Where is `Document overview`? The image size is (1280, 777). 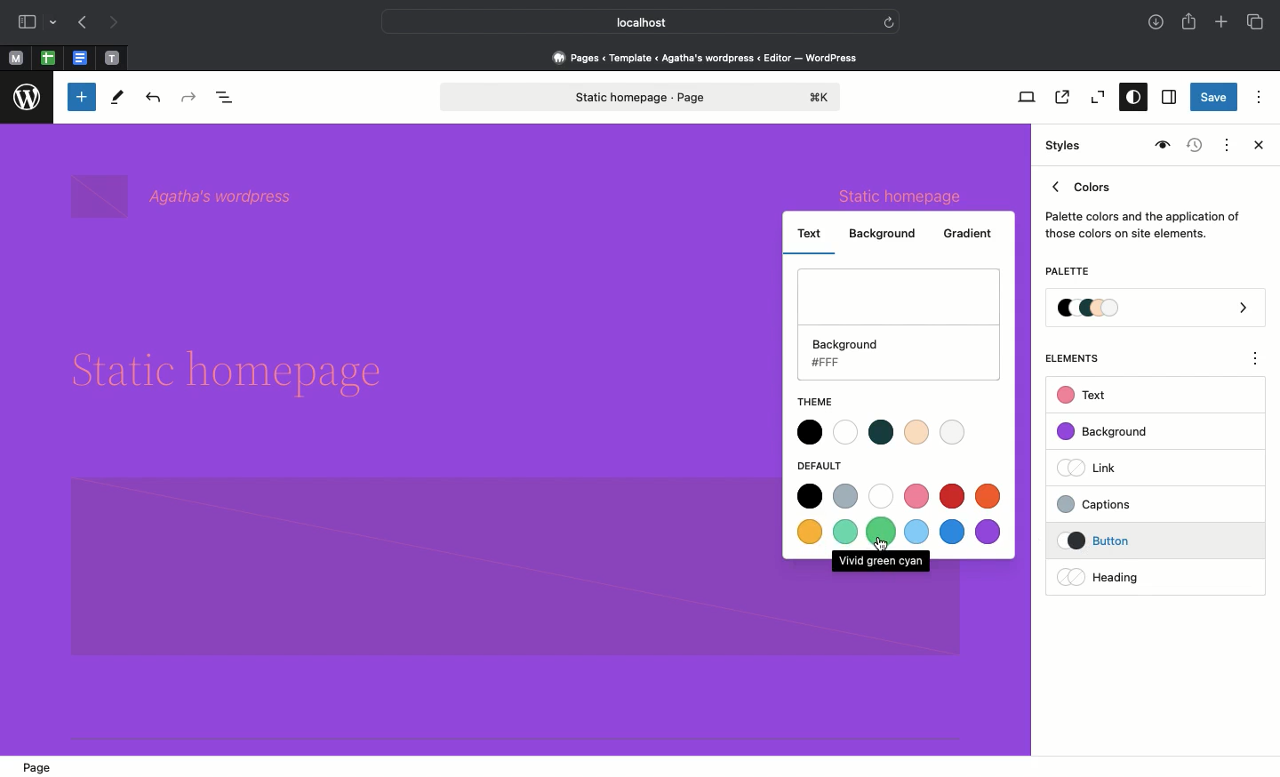
Document overview is located at coordinates (228, 99).